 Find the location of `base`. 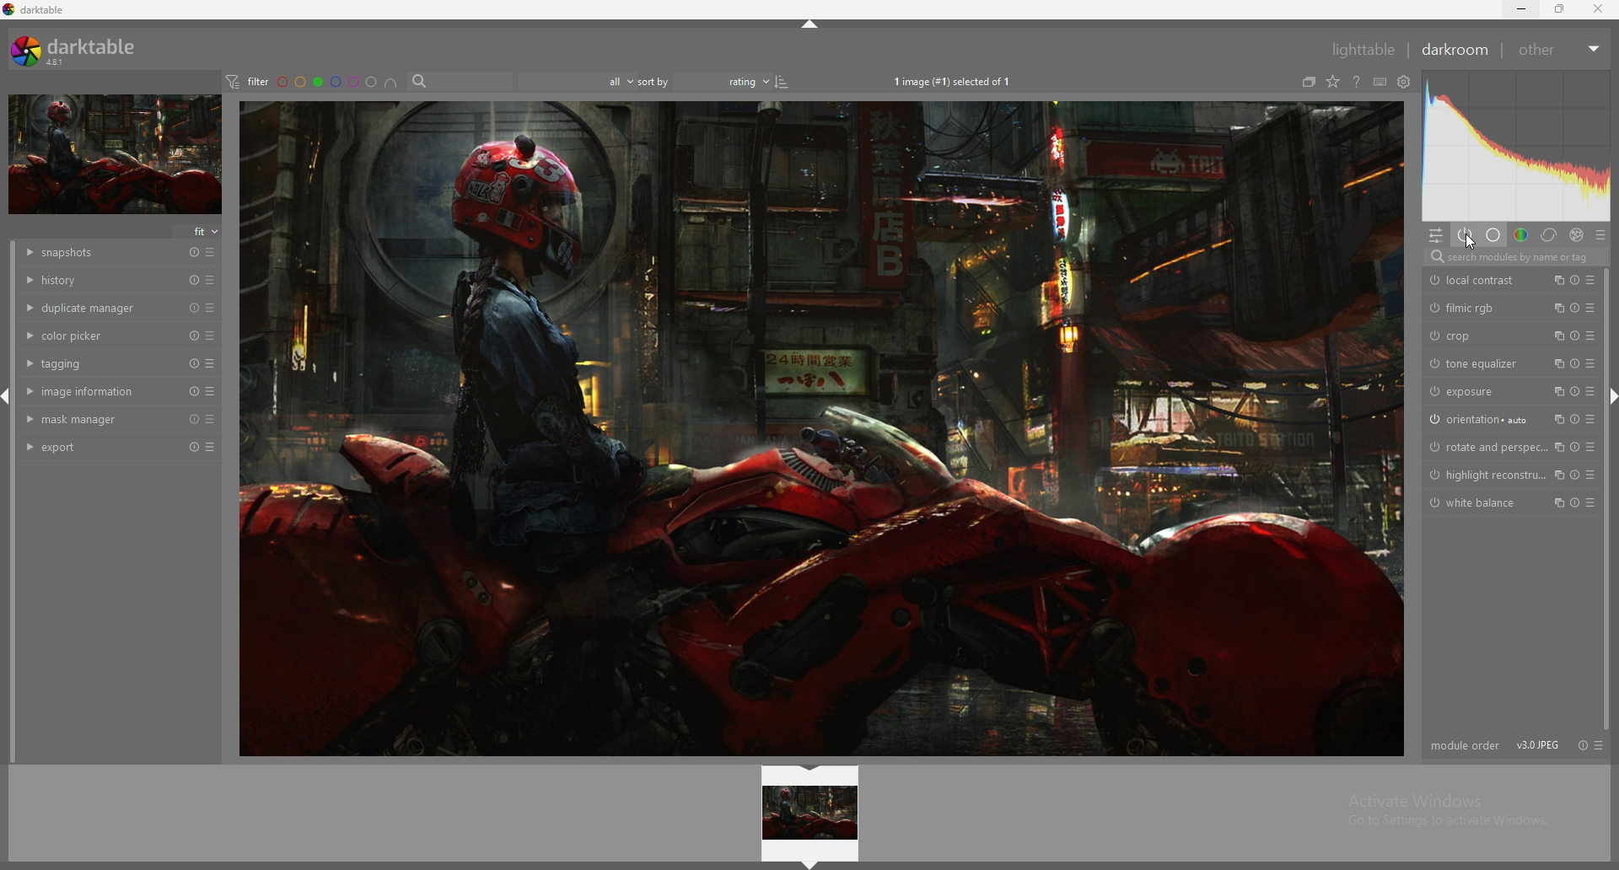

base is located at coordinates (1493, 234).